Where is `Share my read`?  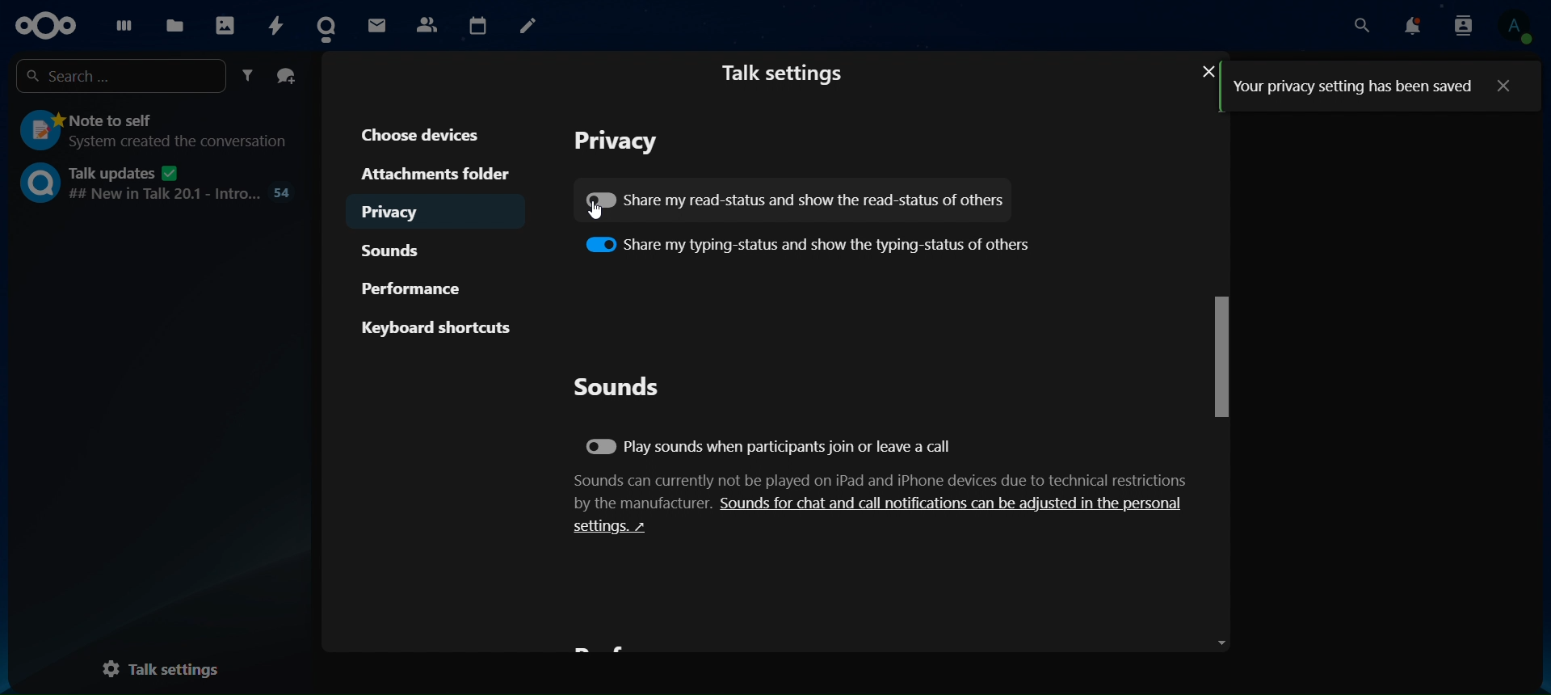 Share my read is located at coordinates (602, 199).